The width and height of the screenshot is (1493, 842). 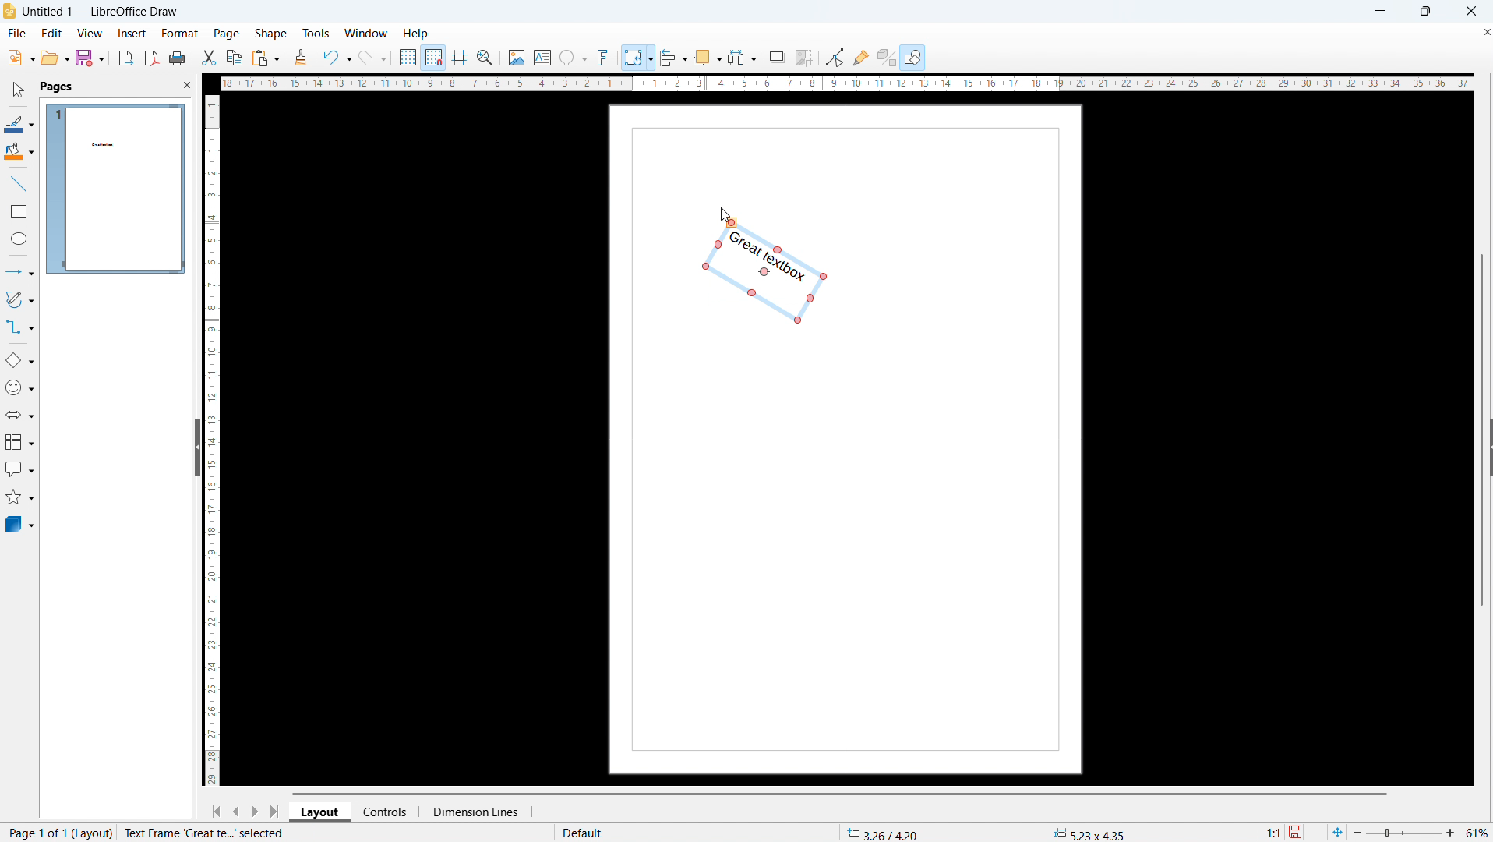 I want to click on Close , so click(x=1470, y=11).